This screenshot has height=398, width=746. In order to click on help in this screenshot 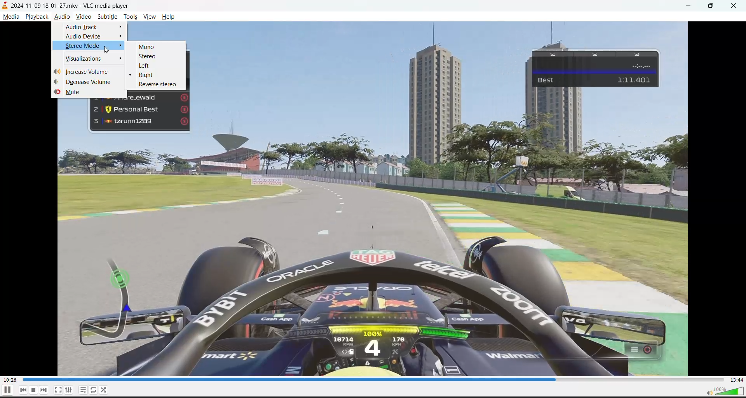, I will do `click(169, 16)`.